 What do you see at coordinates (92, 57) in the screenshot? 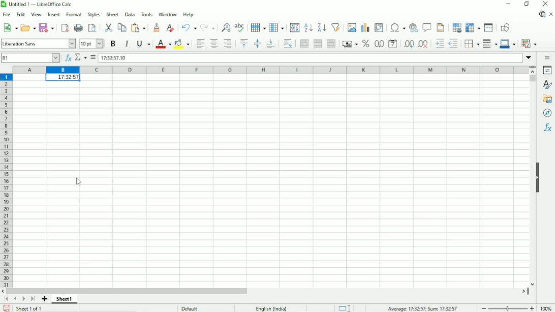
I see `Formula` at bounding box center [92, 57].